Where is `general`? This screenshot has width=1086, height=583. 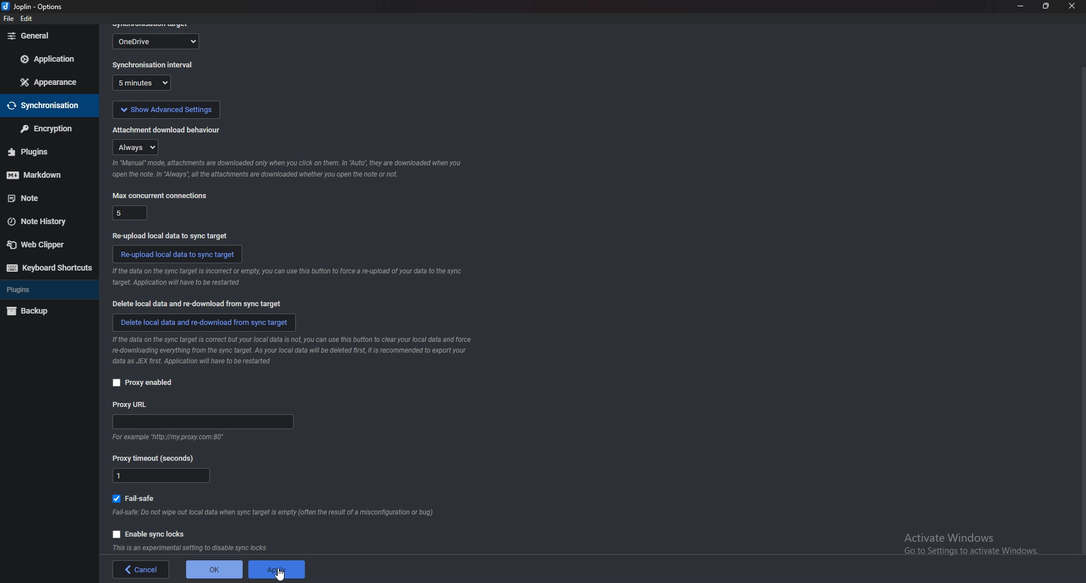
general is located at coordinates (50, 36).